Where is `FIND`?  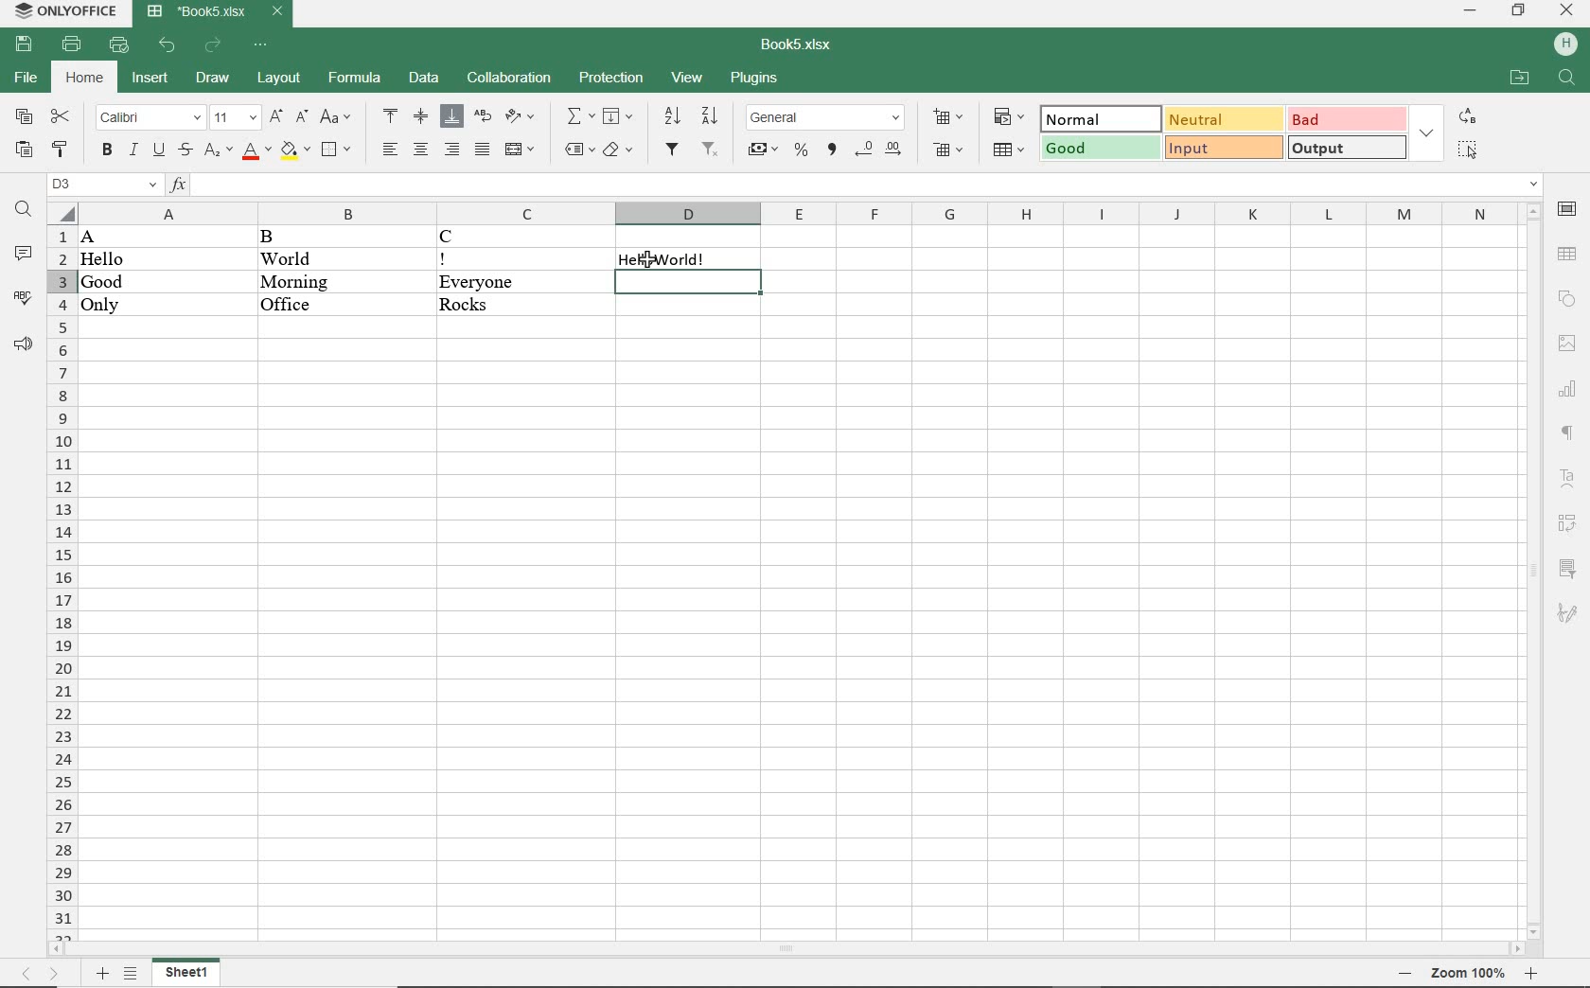 FIND is located at coordinates (1565, 78).